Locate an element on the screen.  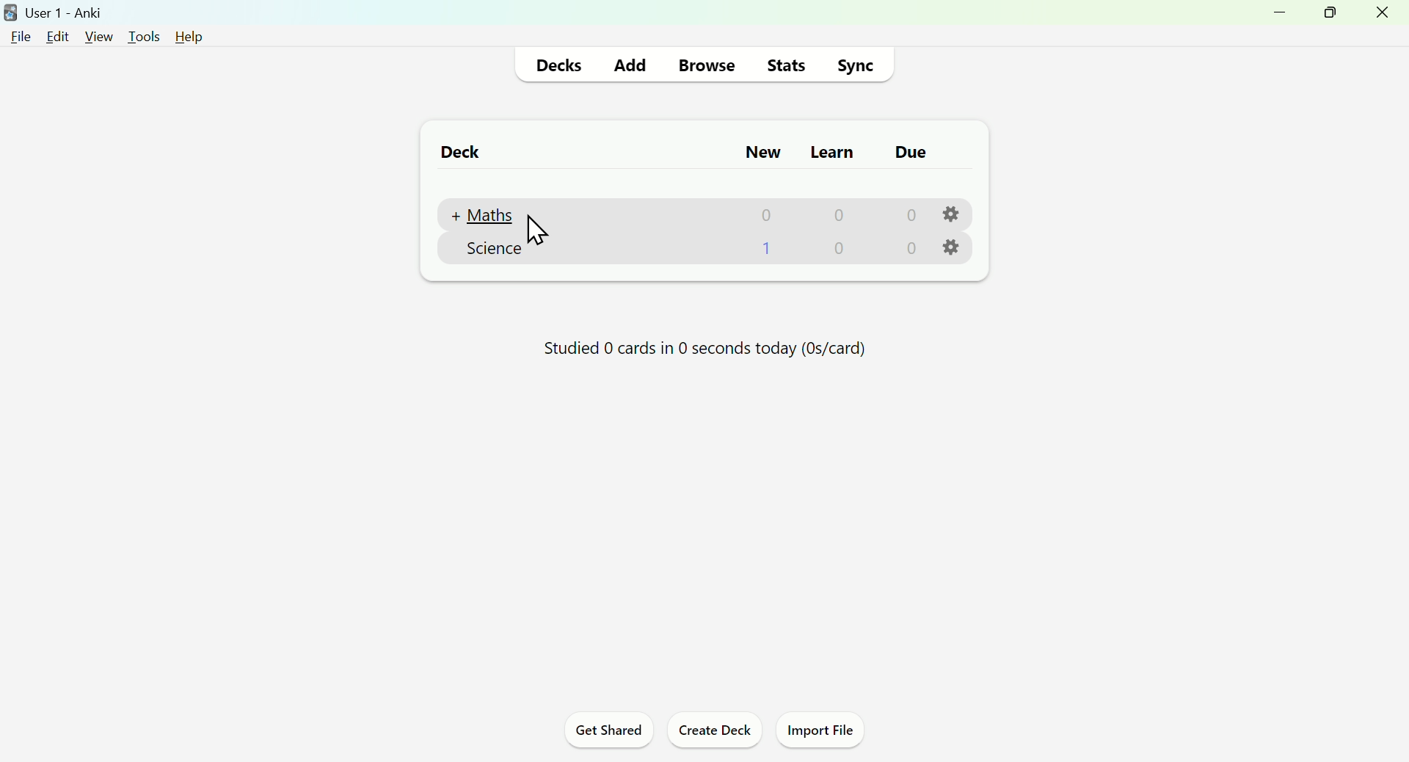
user1-anki is located at coordinates (54, 12).